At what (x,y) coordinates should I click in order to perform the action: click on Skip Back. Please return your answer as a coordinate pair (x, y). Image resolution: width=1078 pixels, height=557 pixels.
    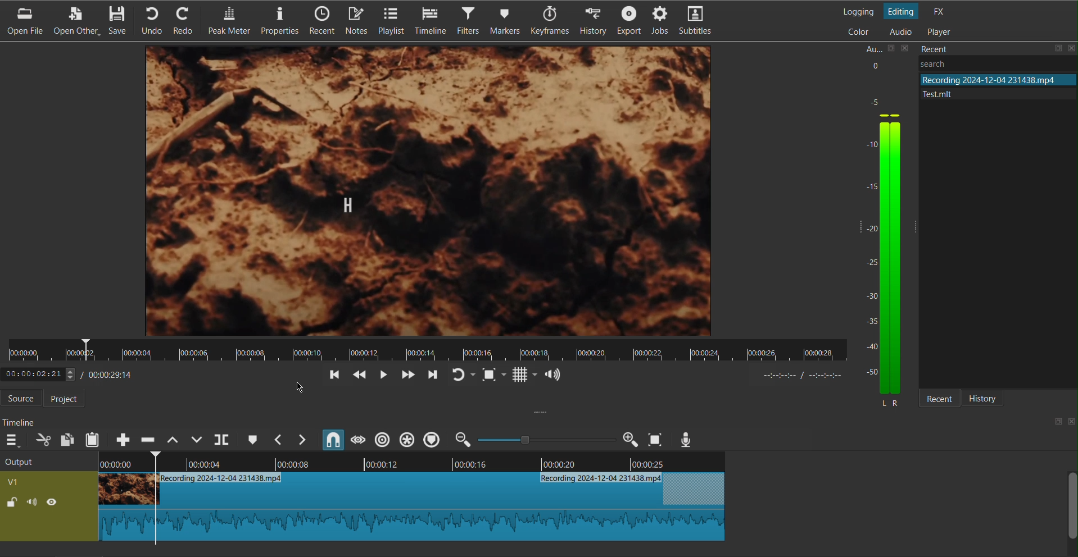
    Looking at the image, I should click on (360, 376).